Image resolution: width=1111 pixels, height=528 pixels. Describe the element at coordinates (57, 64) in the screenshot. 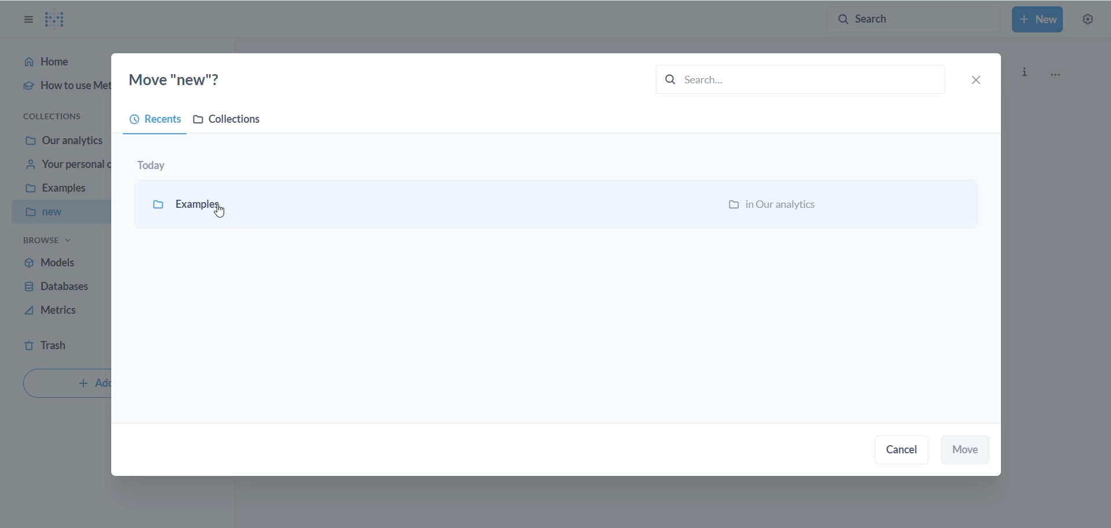

I see `home` at that location.